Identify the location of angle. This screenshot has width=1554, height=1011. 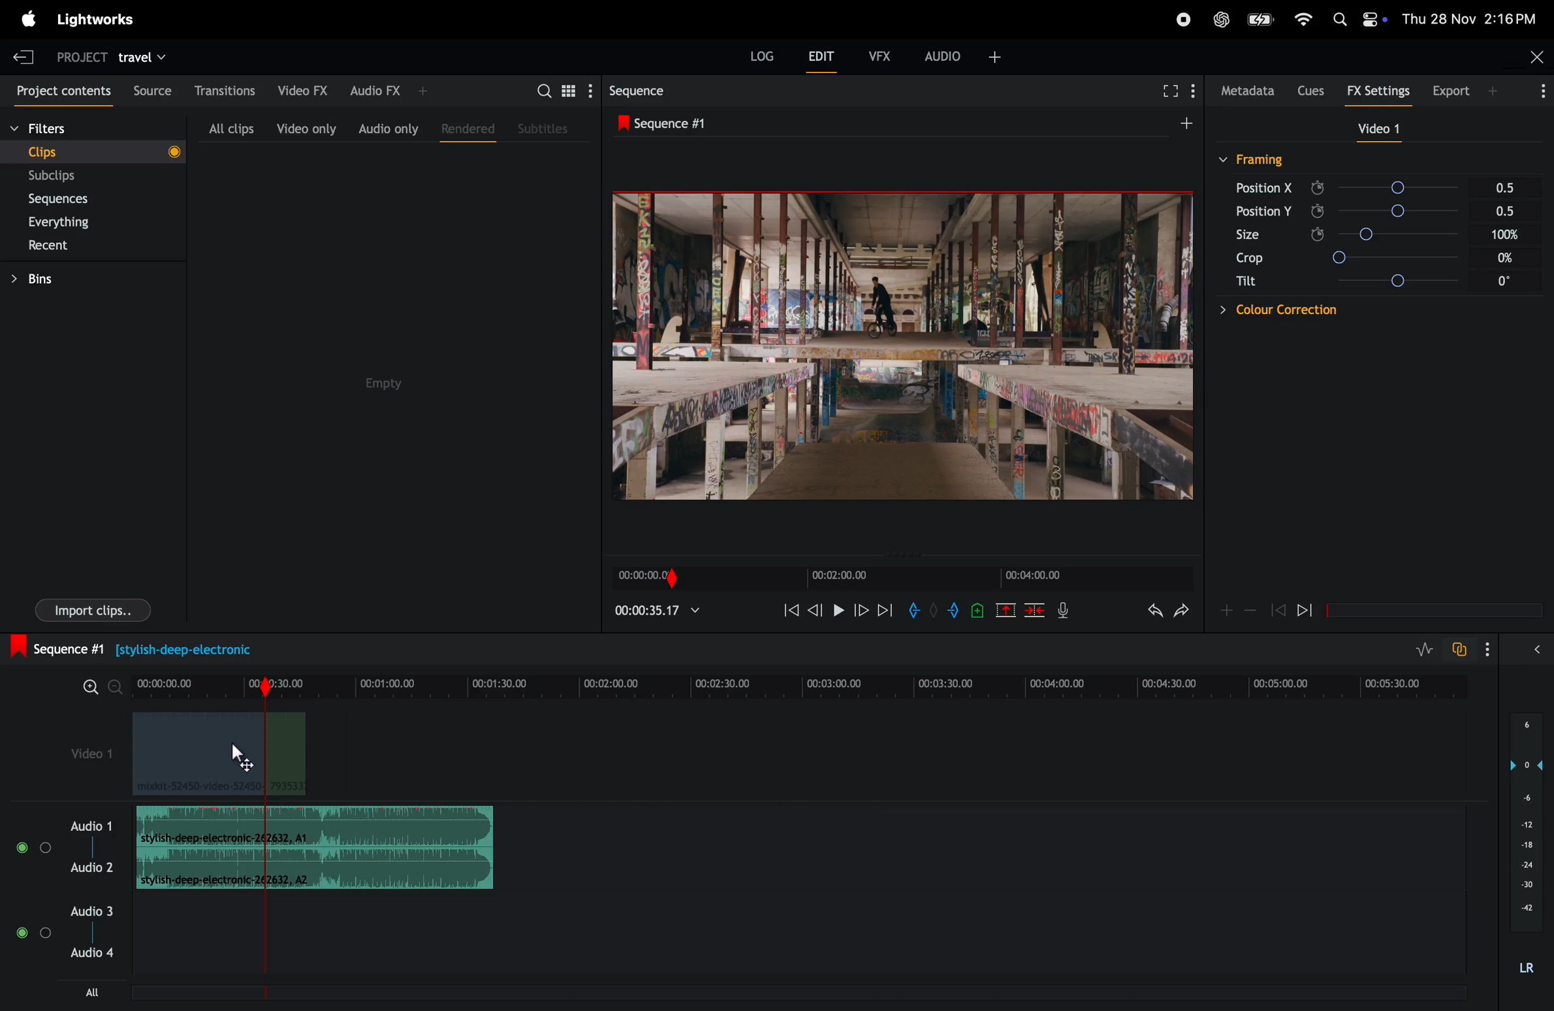
(1428, 280).